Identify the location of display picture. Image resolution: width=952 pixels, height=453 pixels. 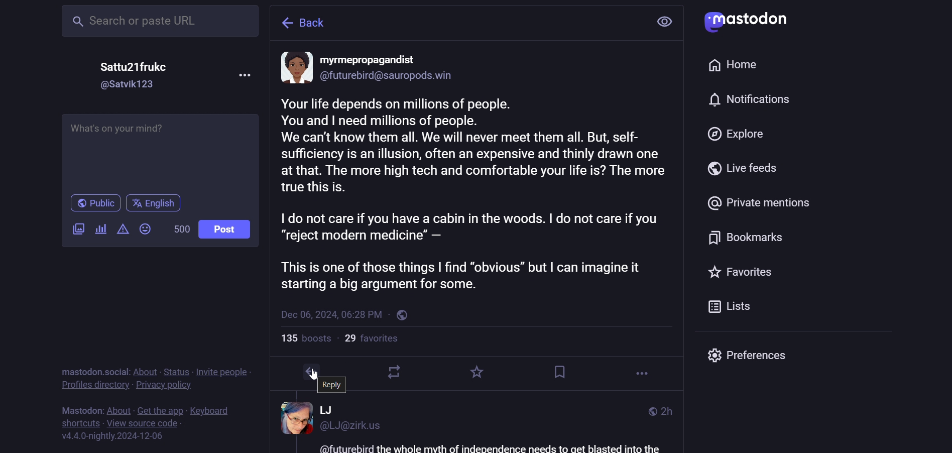
(293, 418).